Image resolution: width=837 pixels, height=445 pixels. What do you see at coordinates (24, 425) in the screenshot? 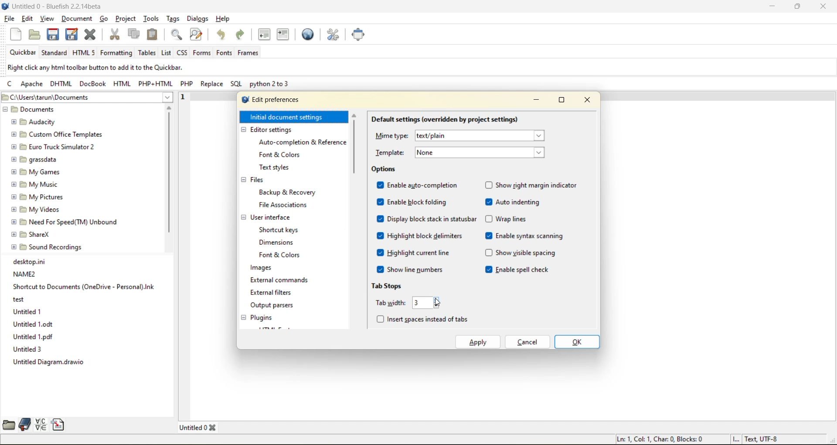
I see `bookmarks` at bounding box center [24, 425].